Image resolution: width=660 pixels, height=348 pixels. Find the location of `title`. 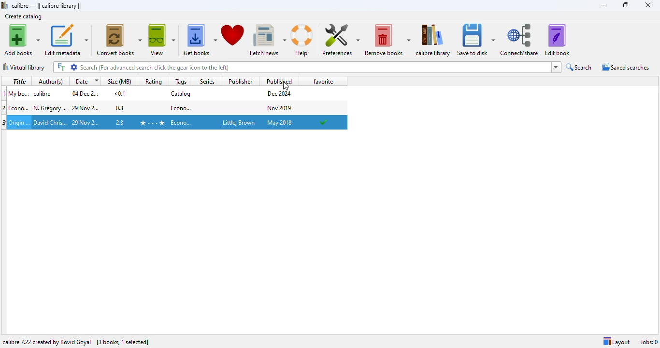

title is located at coordinates (19, 81).